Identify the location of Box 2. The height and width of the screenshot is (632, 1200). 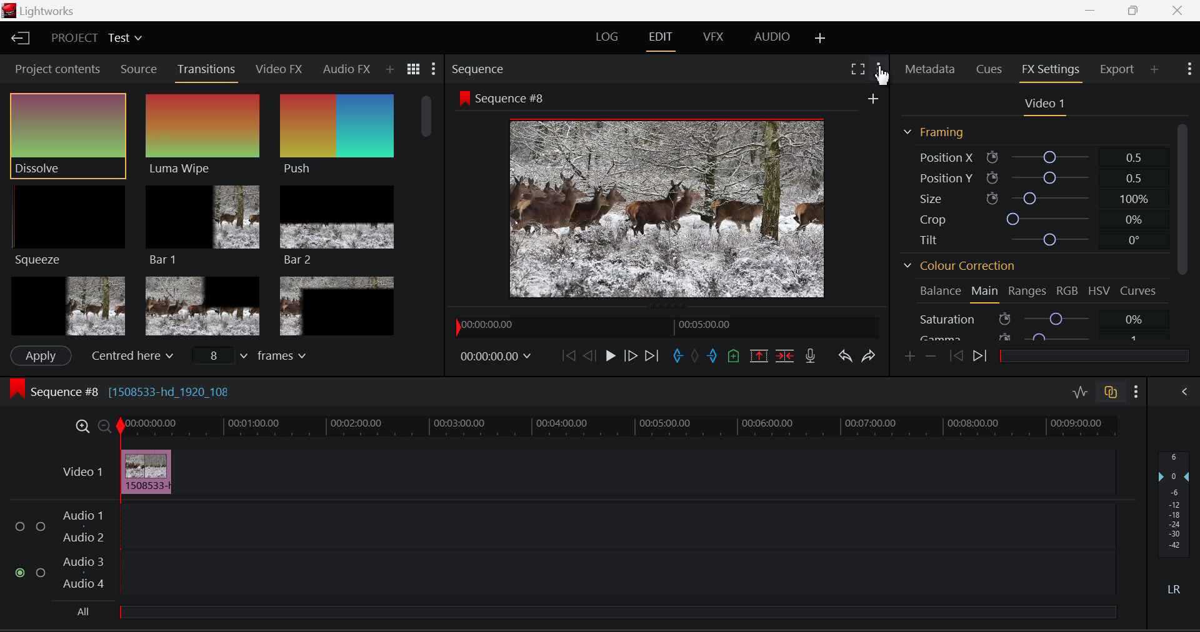
(202, 305).